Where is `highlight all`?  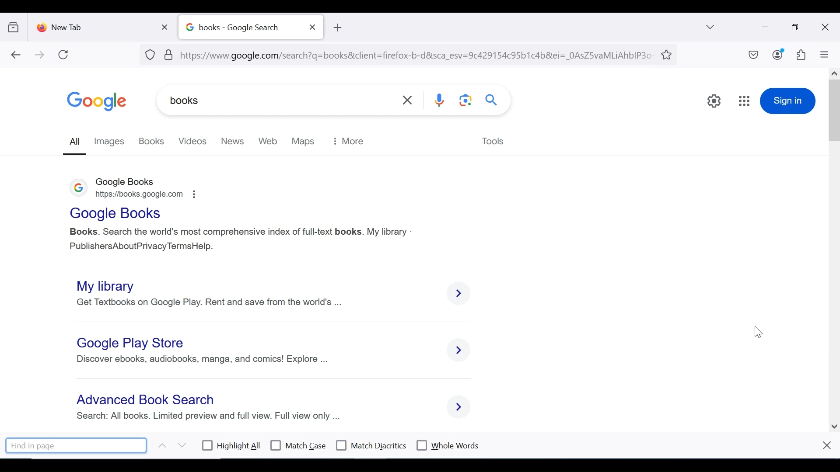 highlight all is located at coordinates (232, 447).